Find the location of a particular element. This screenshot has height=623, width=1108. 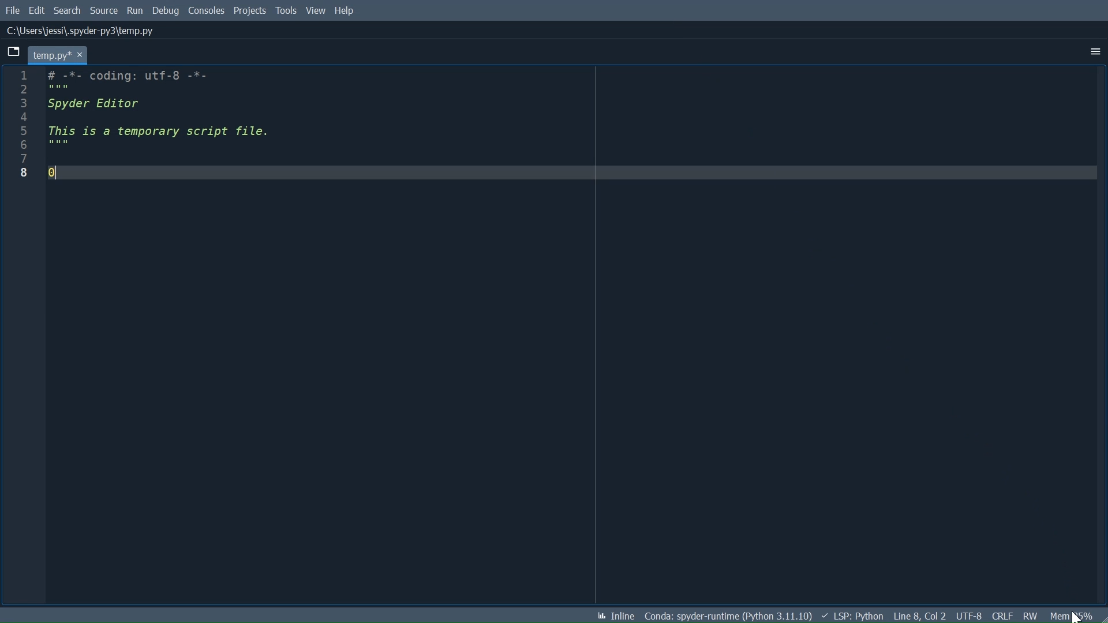

1 2 3 4 5 6 7 8  is located at coordinates (25, 127).